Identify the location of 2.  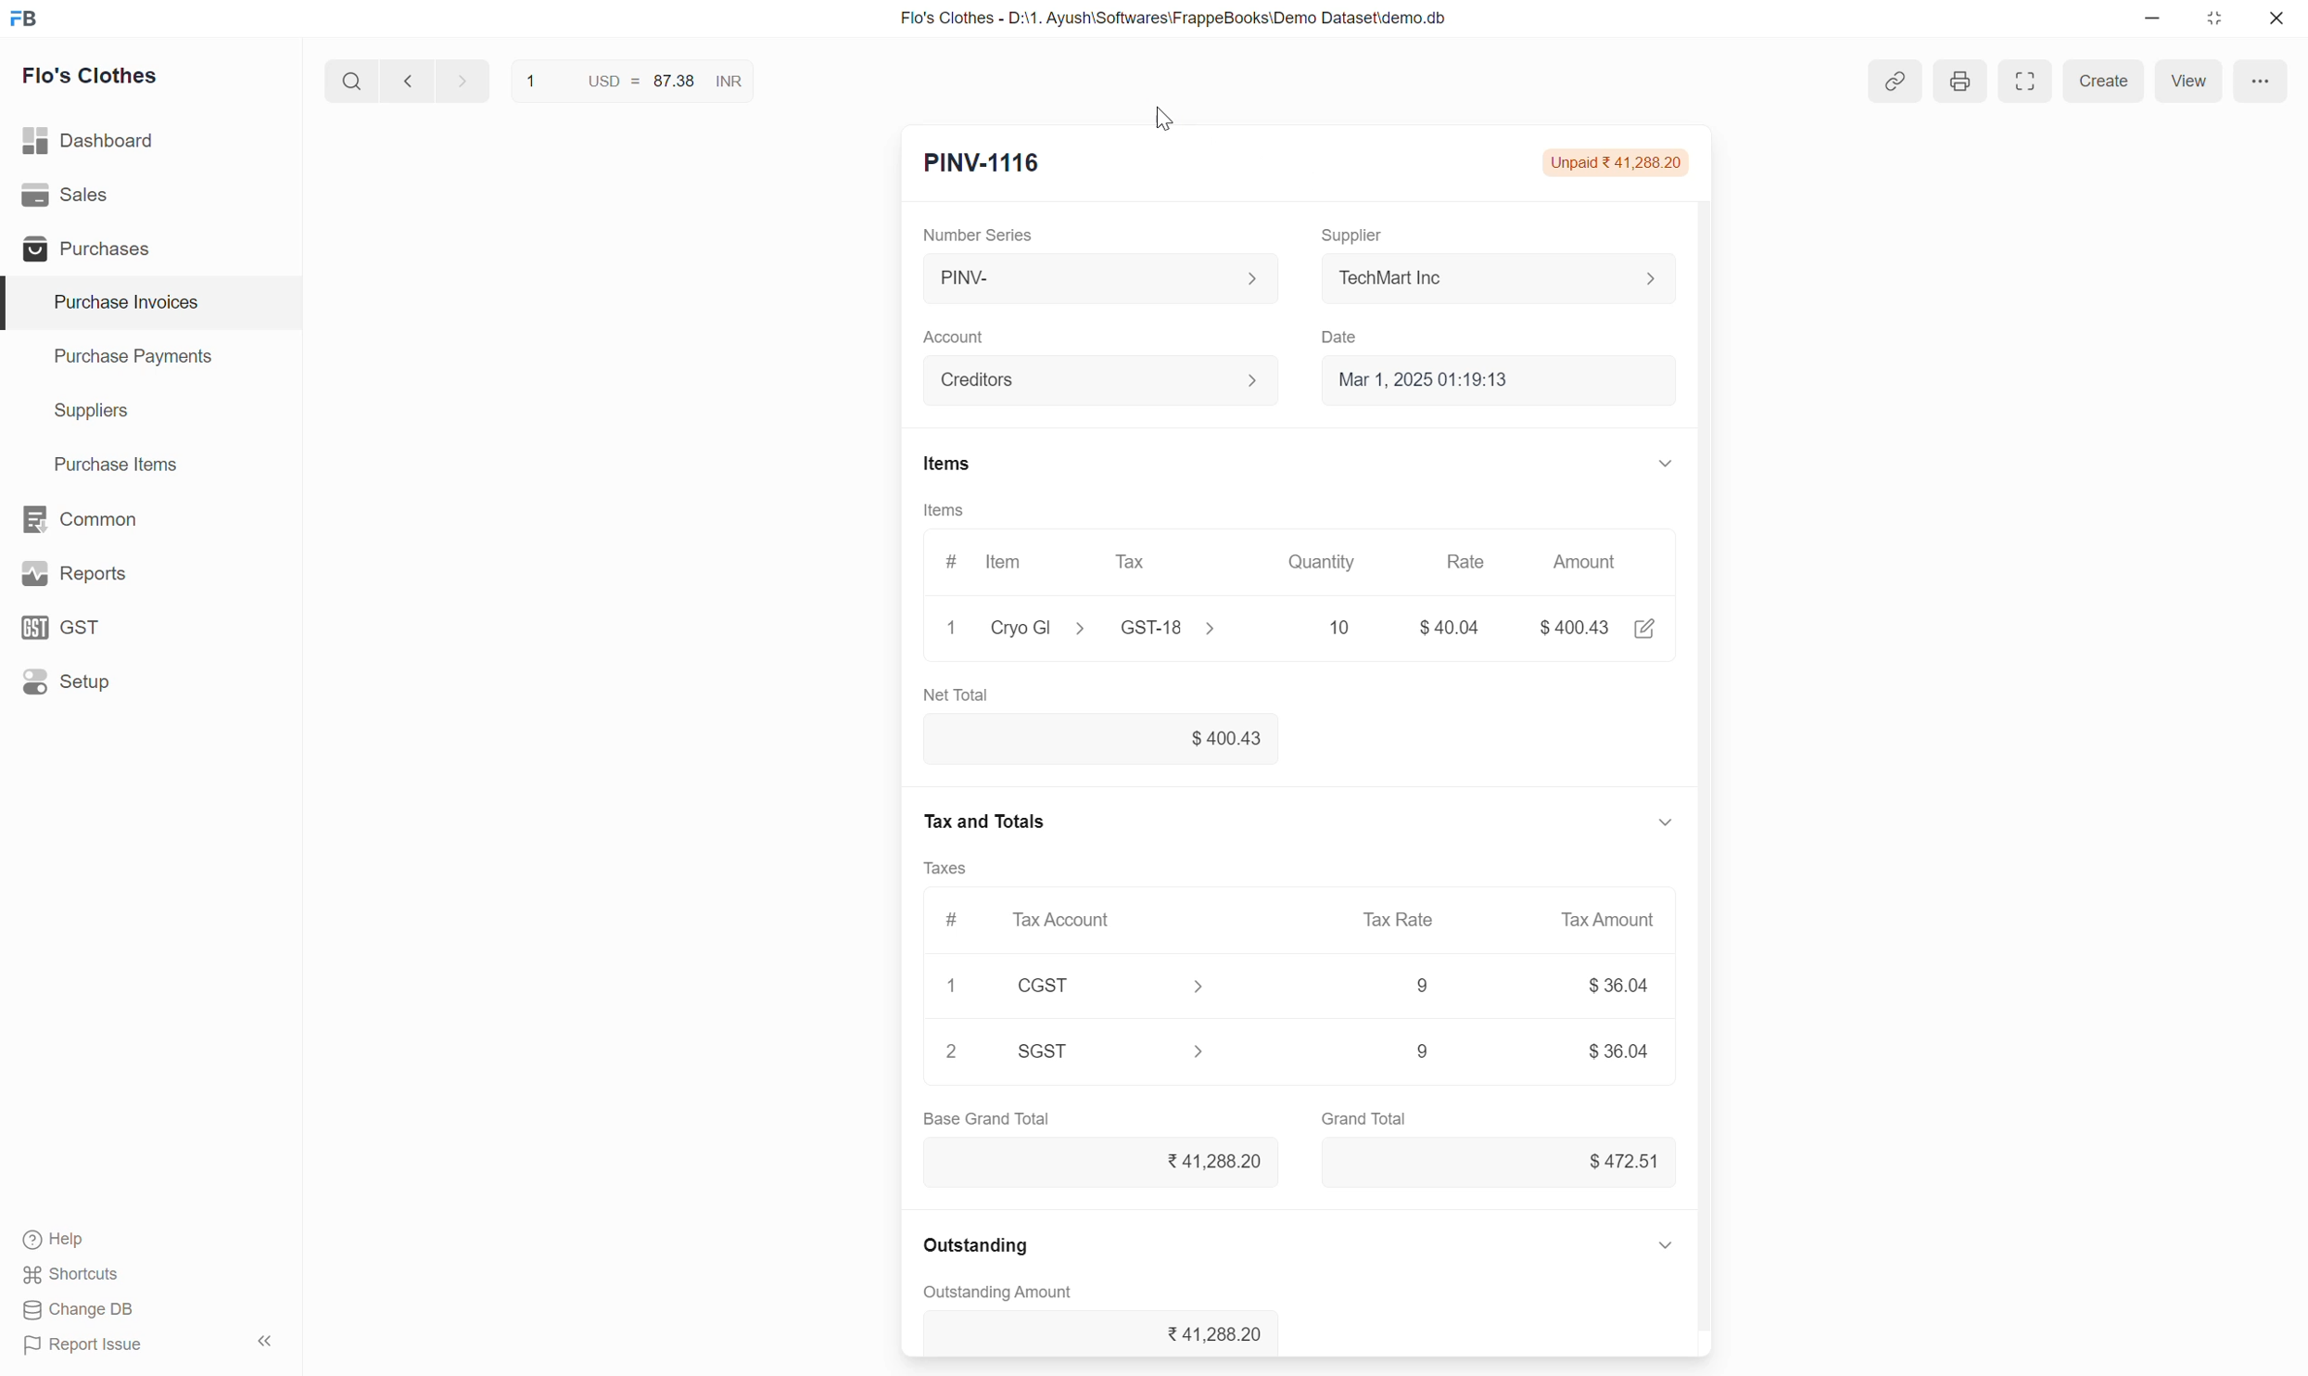
(956, 1051).